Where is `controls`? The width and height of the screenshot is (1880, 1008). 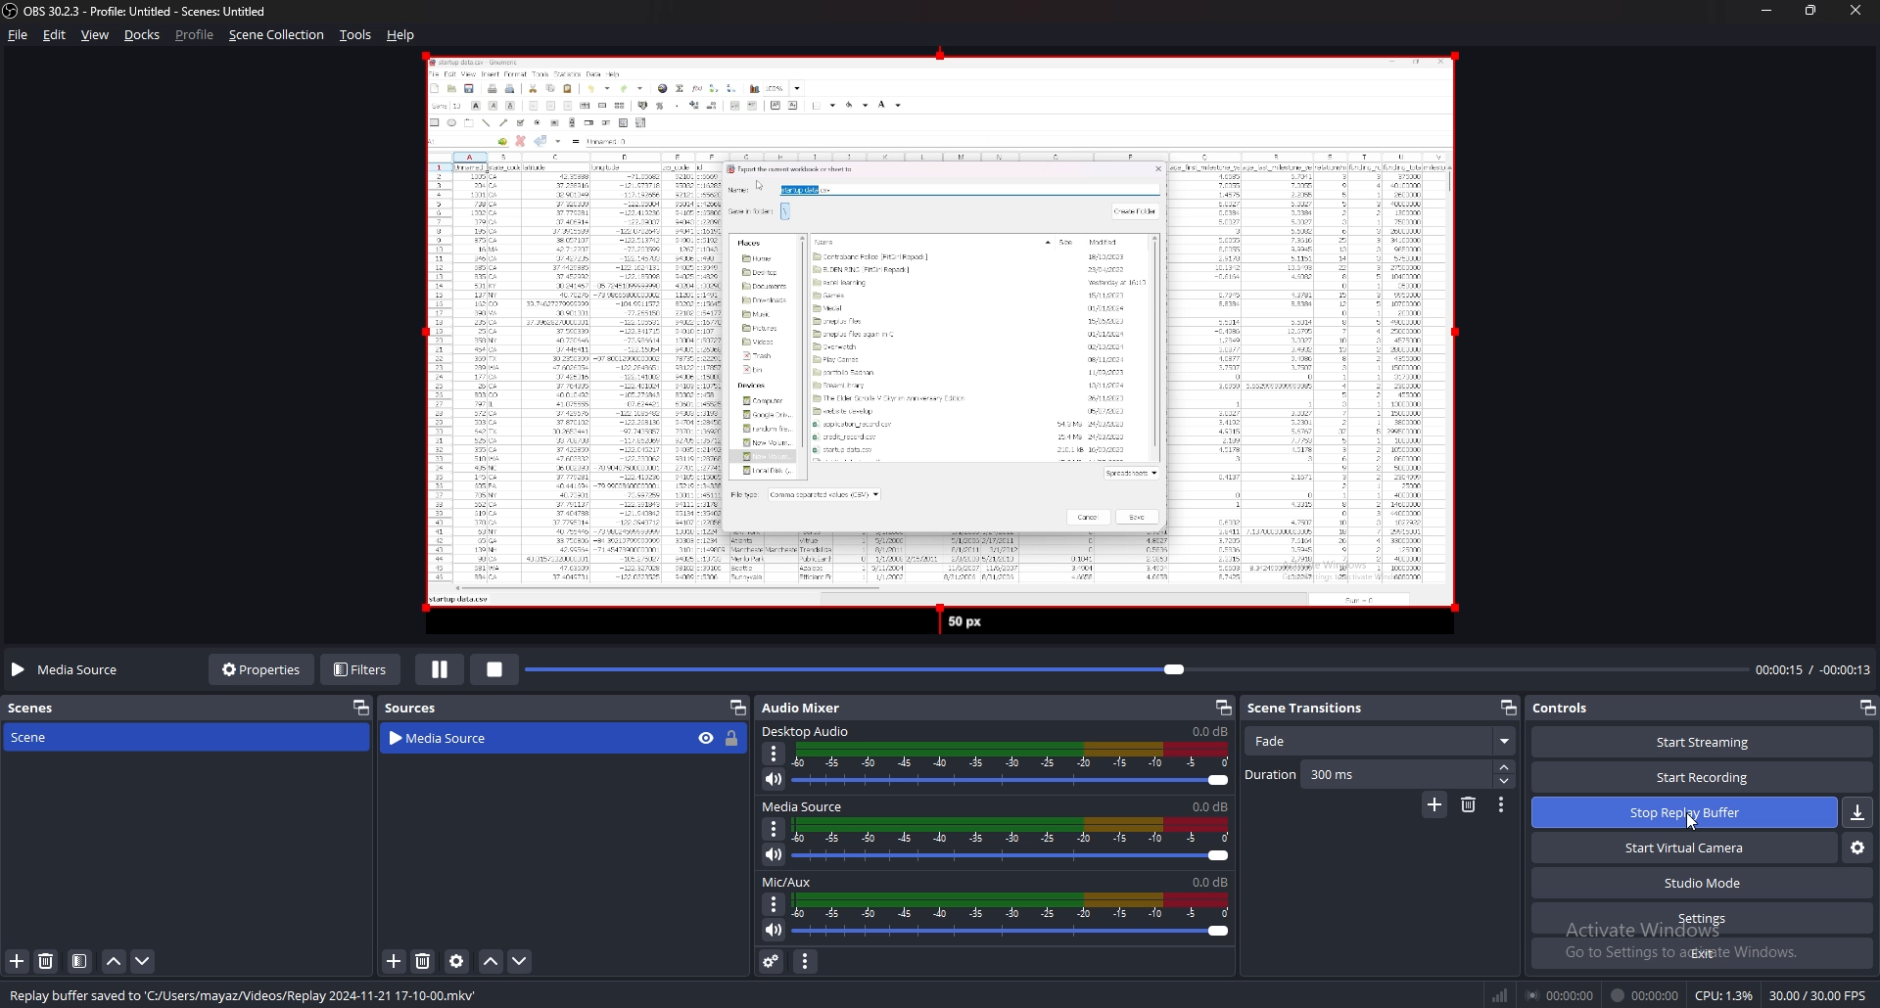
controls is located at coordinates (1567, 708).